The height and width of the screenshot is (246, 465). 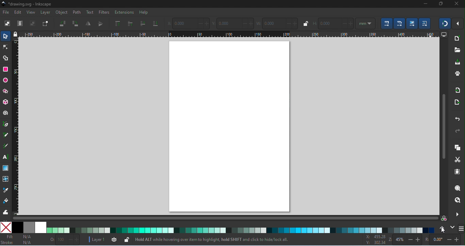 What do you see at coordinates (457, 73) in the screenshot?
I see `print` at bounding box center [457, 73].